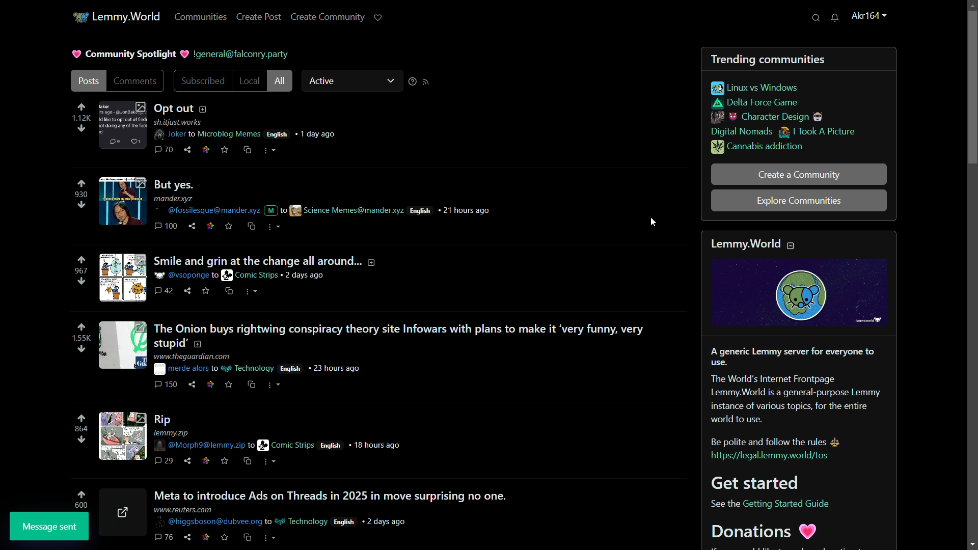 The image size is (978, 550). I want to click on post-1, so click(264, 108).